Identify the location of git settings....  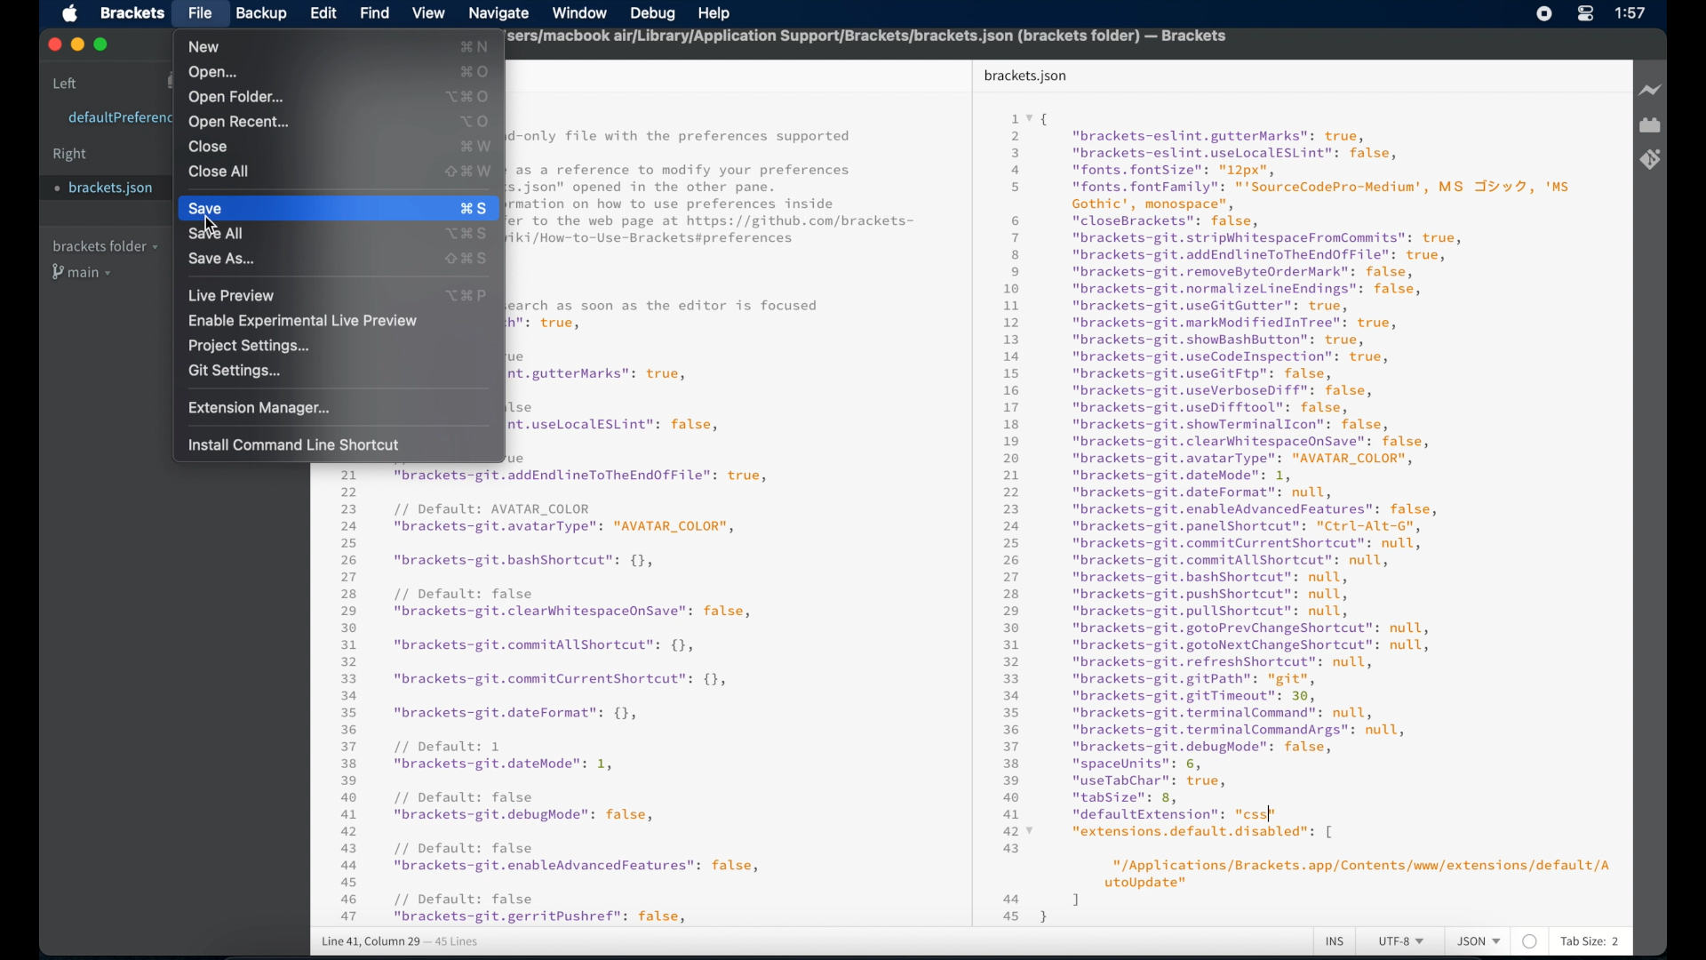
(236, 372).